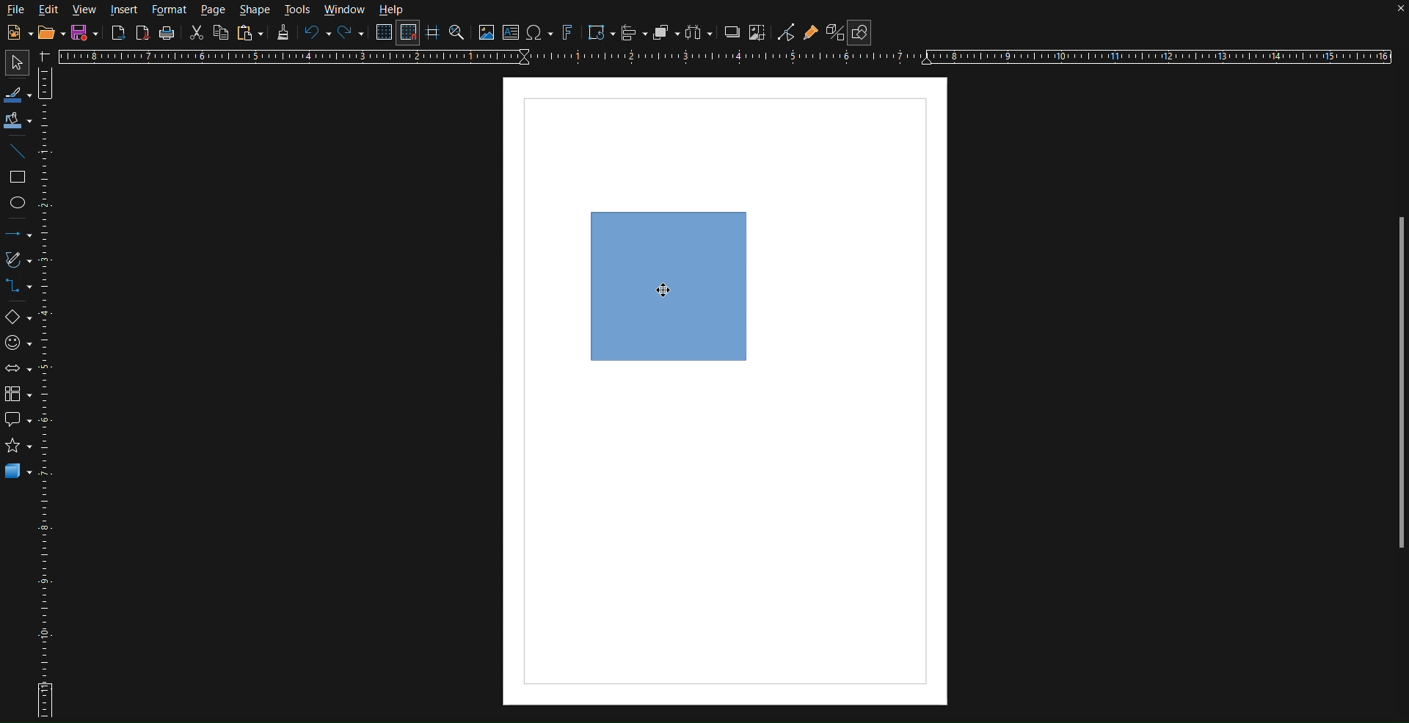  Describe the element at coordinates (283, 36) in the screenshot. I see `Formatting` at that location.